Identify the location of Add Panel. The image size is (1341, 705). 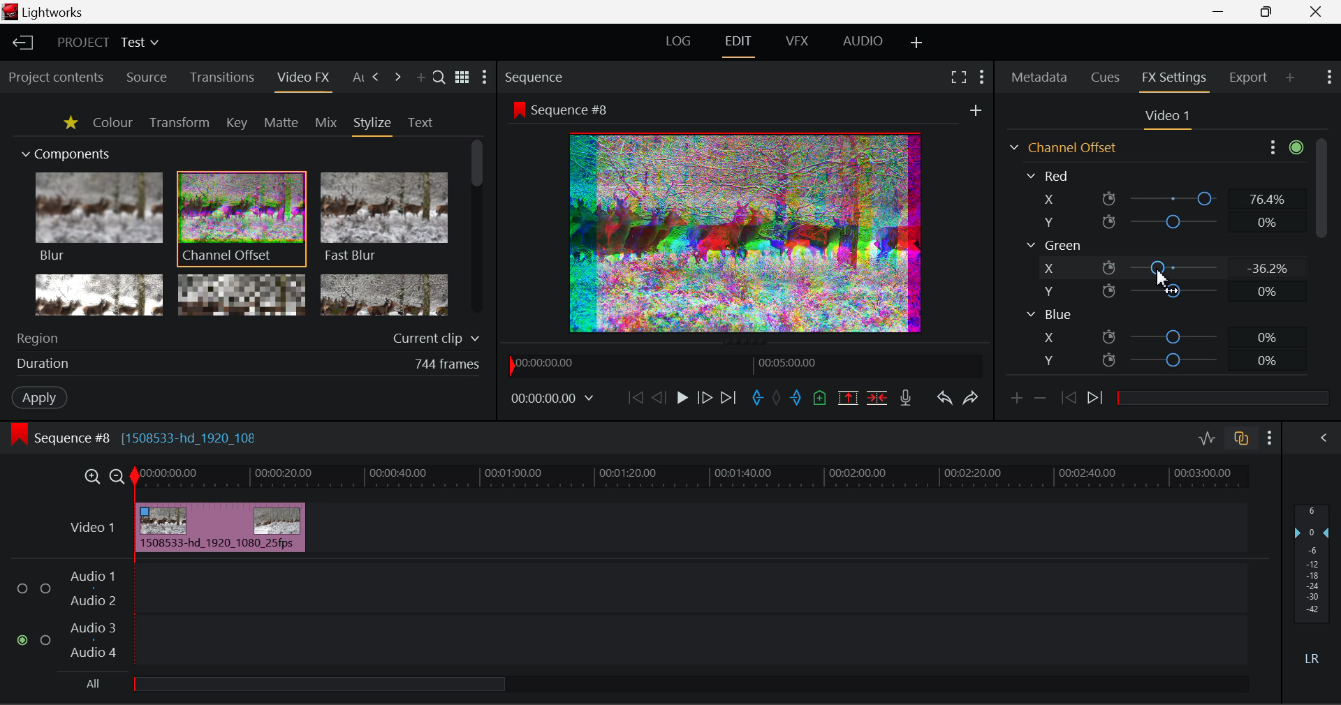
(1289, 78).